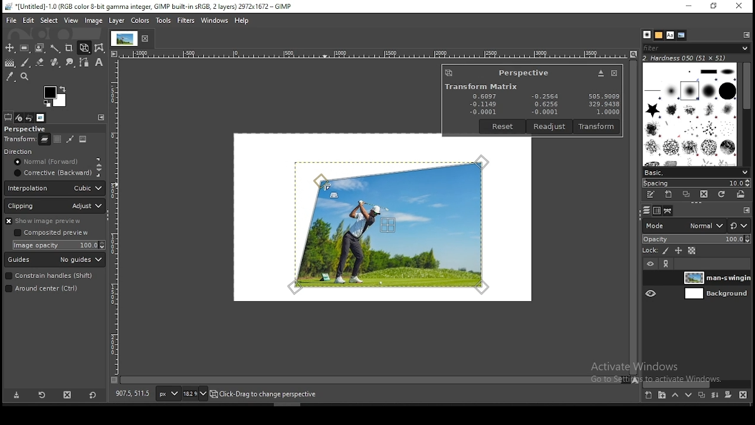 The width and height of the screenshot is (755, 425). What do you see at coordinates (646, 35) in the screenshot?
I see `brushes` at bounding box center [646, 35].